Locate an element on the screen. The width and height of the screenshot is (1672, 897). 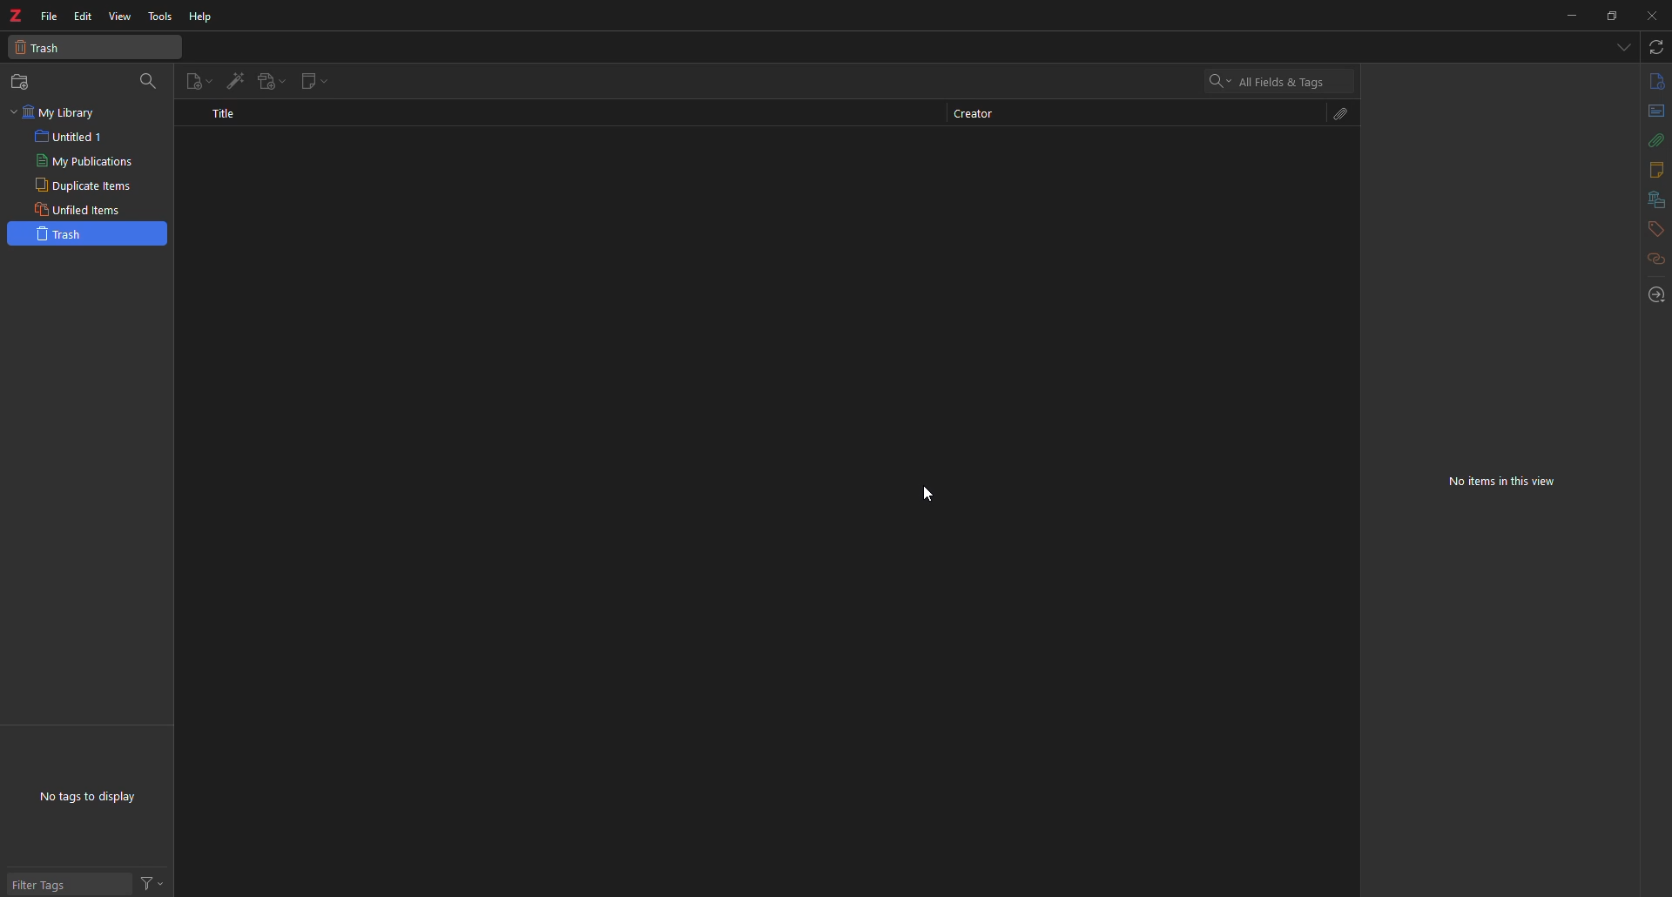
add attachment is located at coordinates (268, 81).